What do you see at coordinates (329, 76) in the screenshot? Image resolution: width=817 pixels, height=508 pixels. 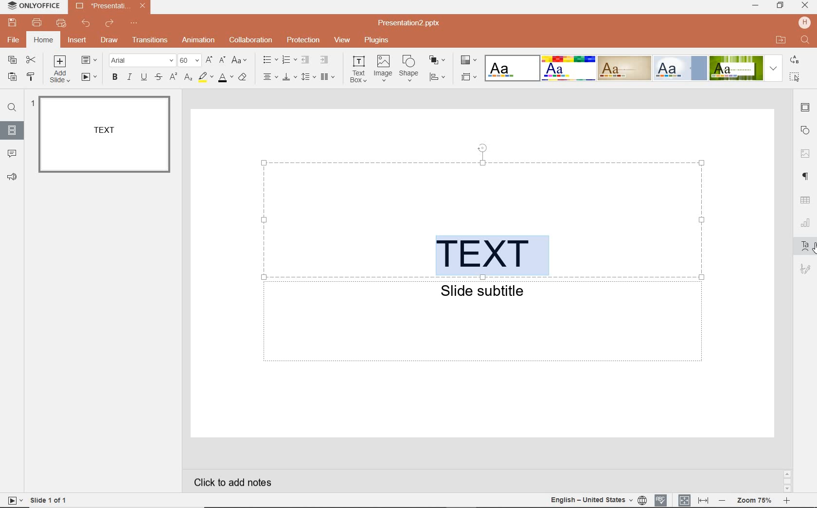 I see `insert columns` at bounding box center [329, 76].